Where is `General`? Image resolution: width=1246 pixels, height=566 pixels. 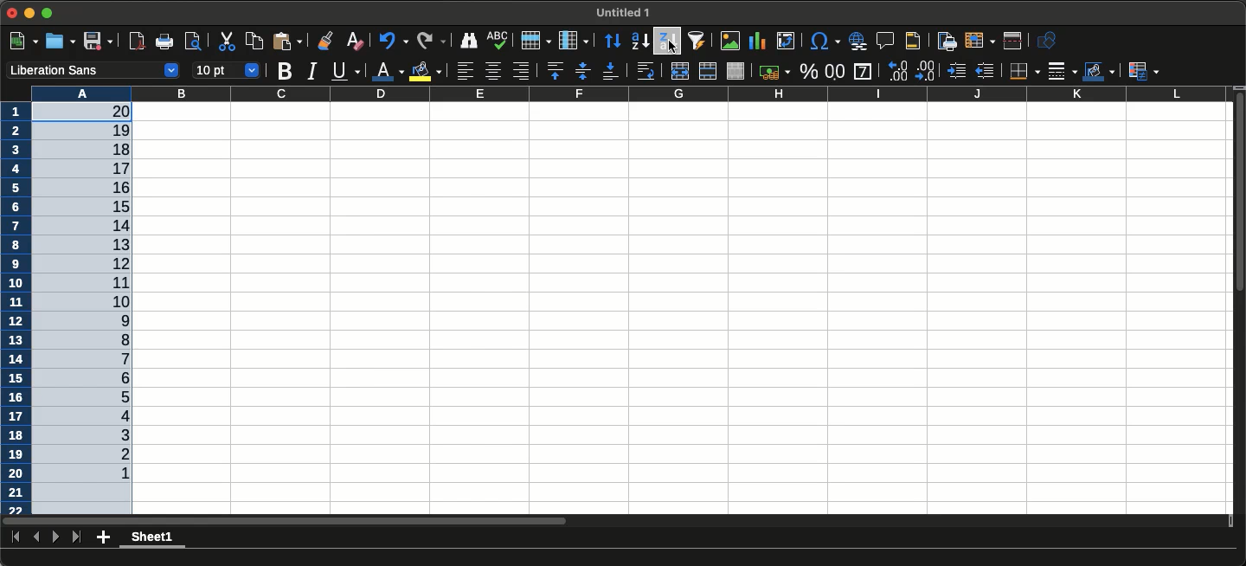
General is located at coordinates (863, 71).